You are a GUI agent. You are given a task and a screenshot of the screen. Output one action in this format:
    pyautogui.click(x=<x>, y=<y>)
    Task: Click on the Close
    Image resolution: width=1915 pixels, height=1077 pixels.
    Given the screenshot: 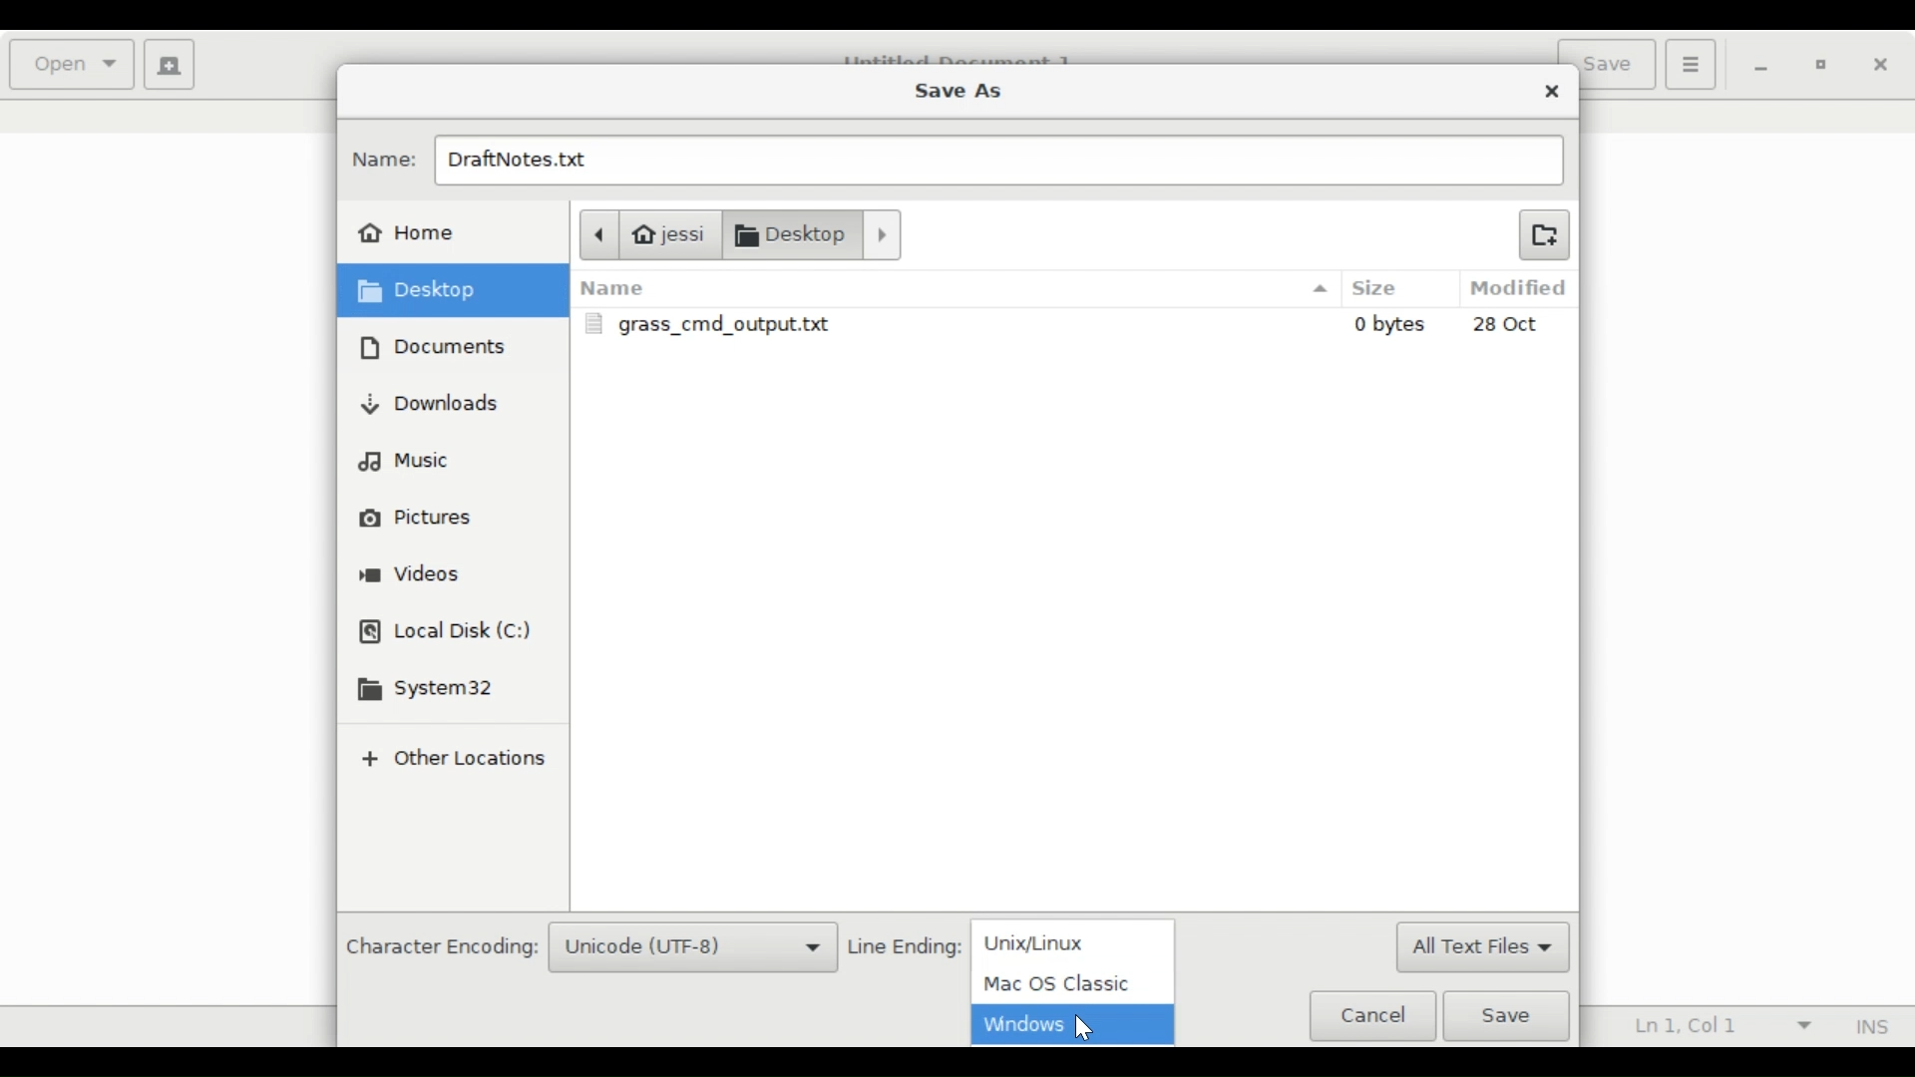 What is the action you would take?
    pyautogui.click(x=1881, y=66)
    